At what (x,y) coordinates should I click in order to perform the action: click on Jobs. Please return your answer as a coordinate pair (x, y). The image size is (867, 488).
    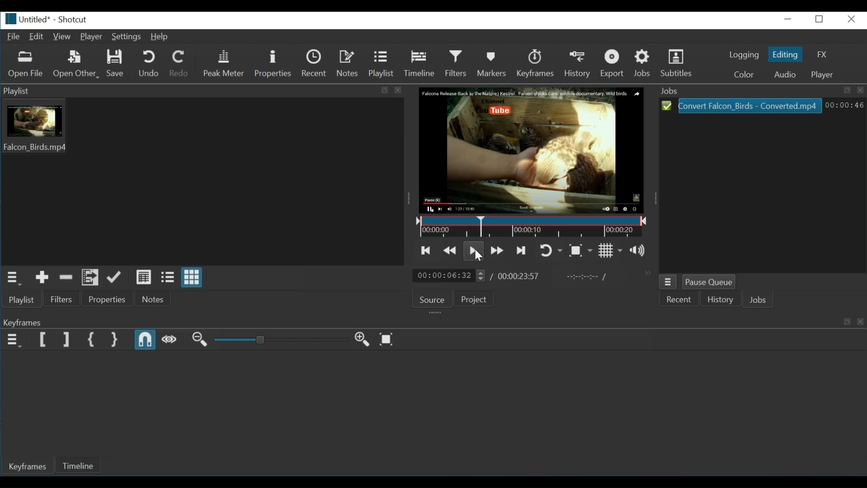
    Looking at the image, I should click on (643, 63).